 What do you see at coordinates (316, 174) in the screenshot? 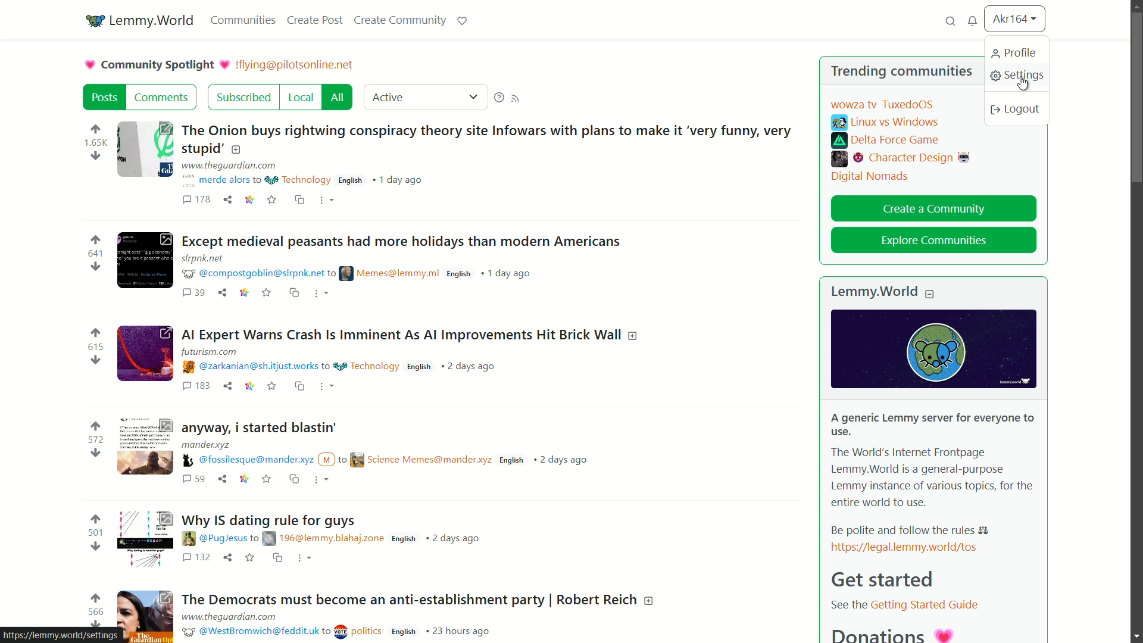
I see `post details` at bounding box center [316, 174].